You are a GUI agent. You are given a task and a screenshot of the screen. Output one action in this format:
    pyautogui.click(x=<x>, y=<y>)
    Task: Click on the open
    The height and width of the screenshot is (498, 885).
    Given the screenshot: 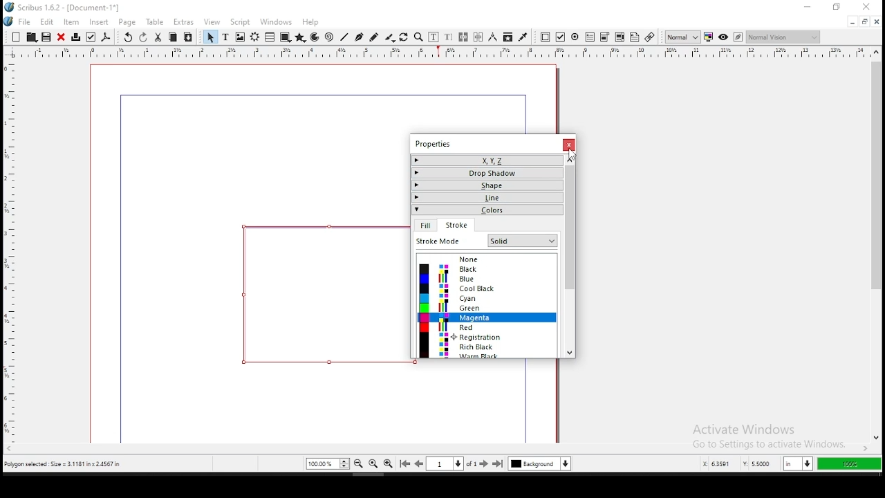 What is the action you would take?
    pyautogui.click(x=30, y=37)
    